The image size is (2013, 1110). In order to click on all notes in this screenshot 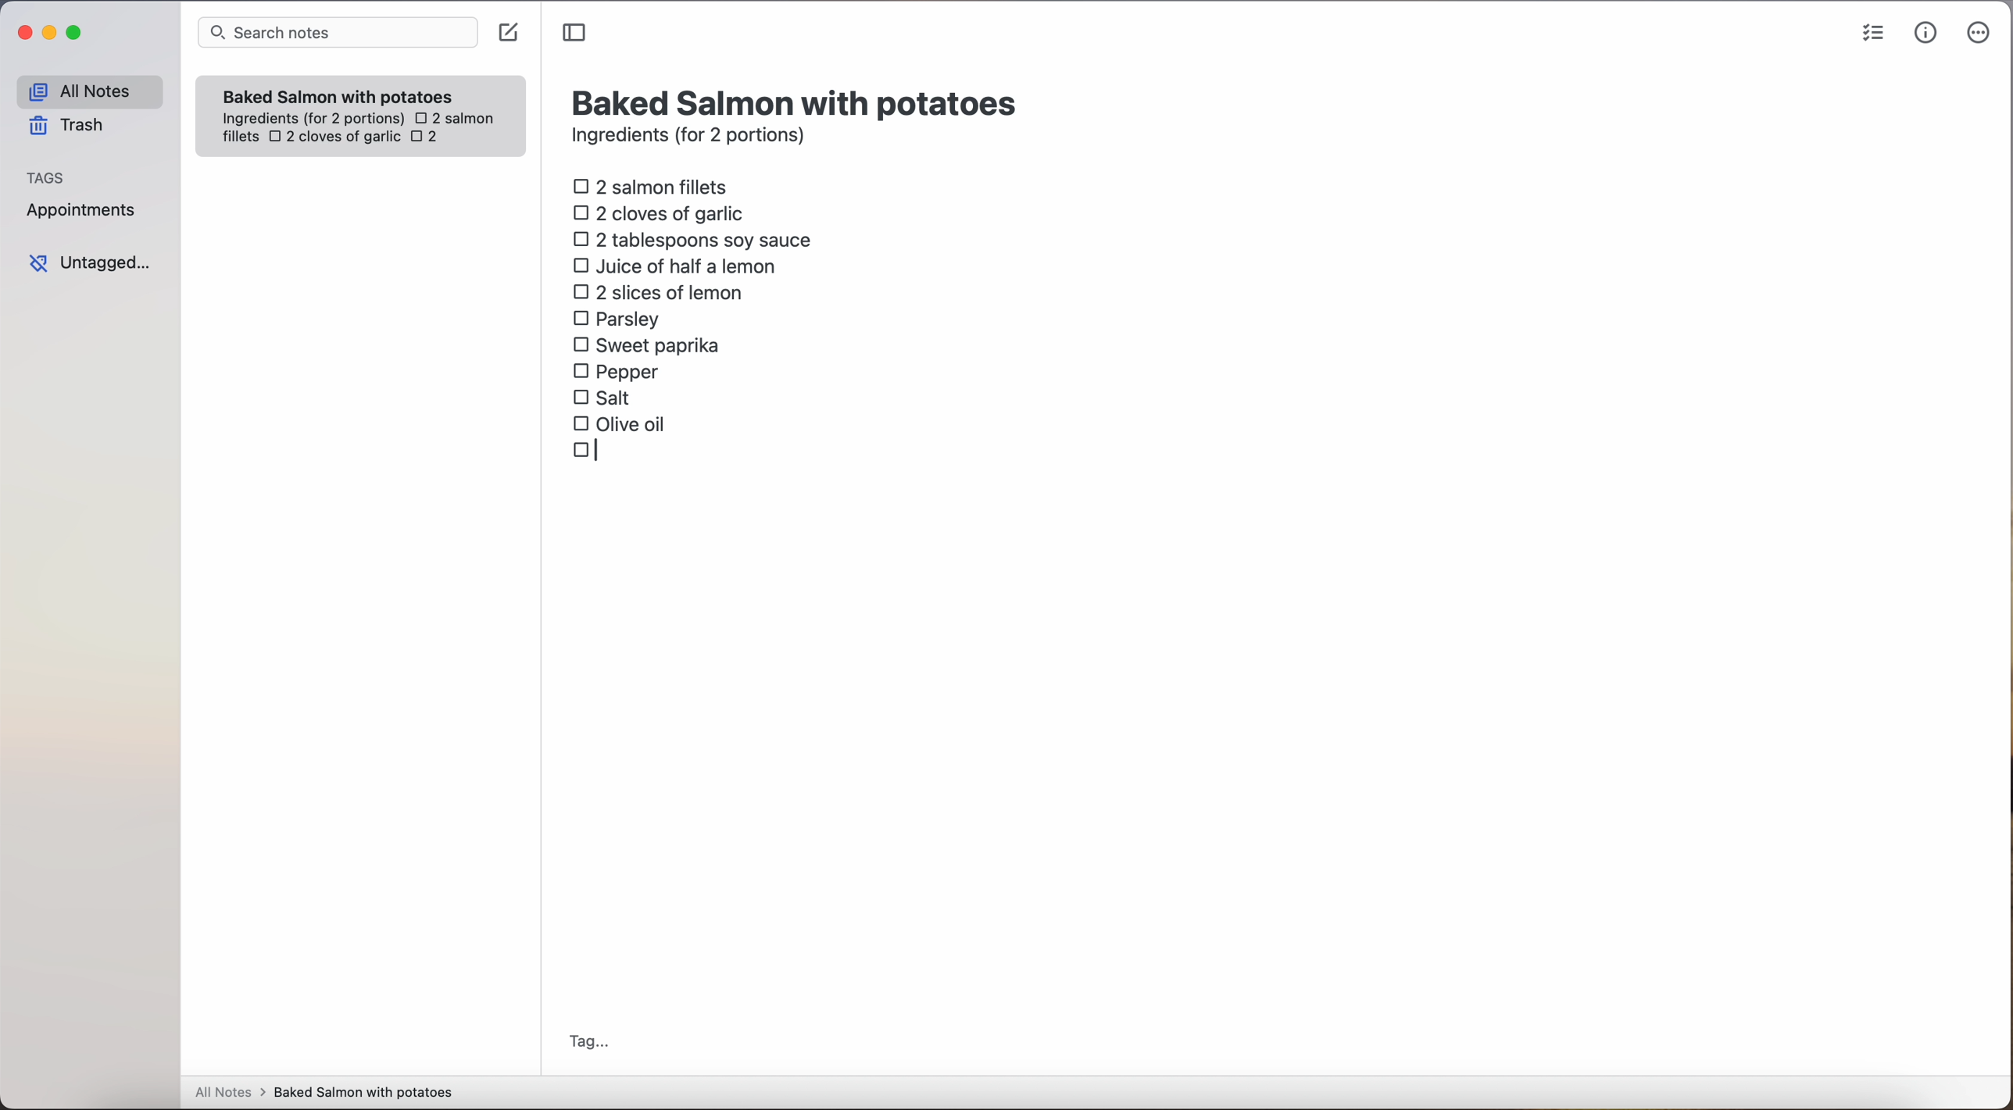, I will do `click(89, 91)`.